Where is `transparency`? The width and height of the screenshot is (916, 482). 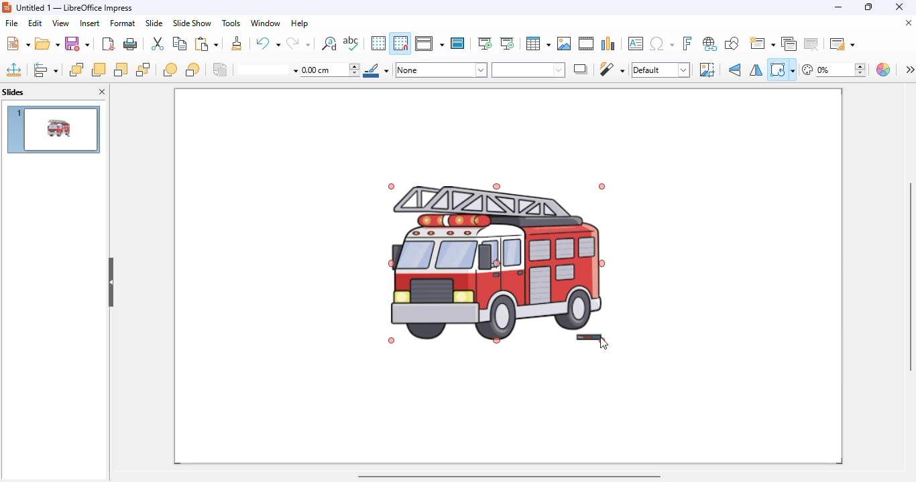
transparency is located at coordinates (834, 70).